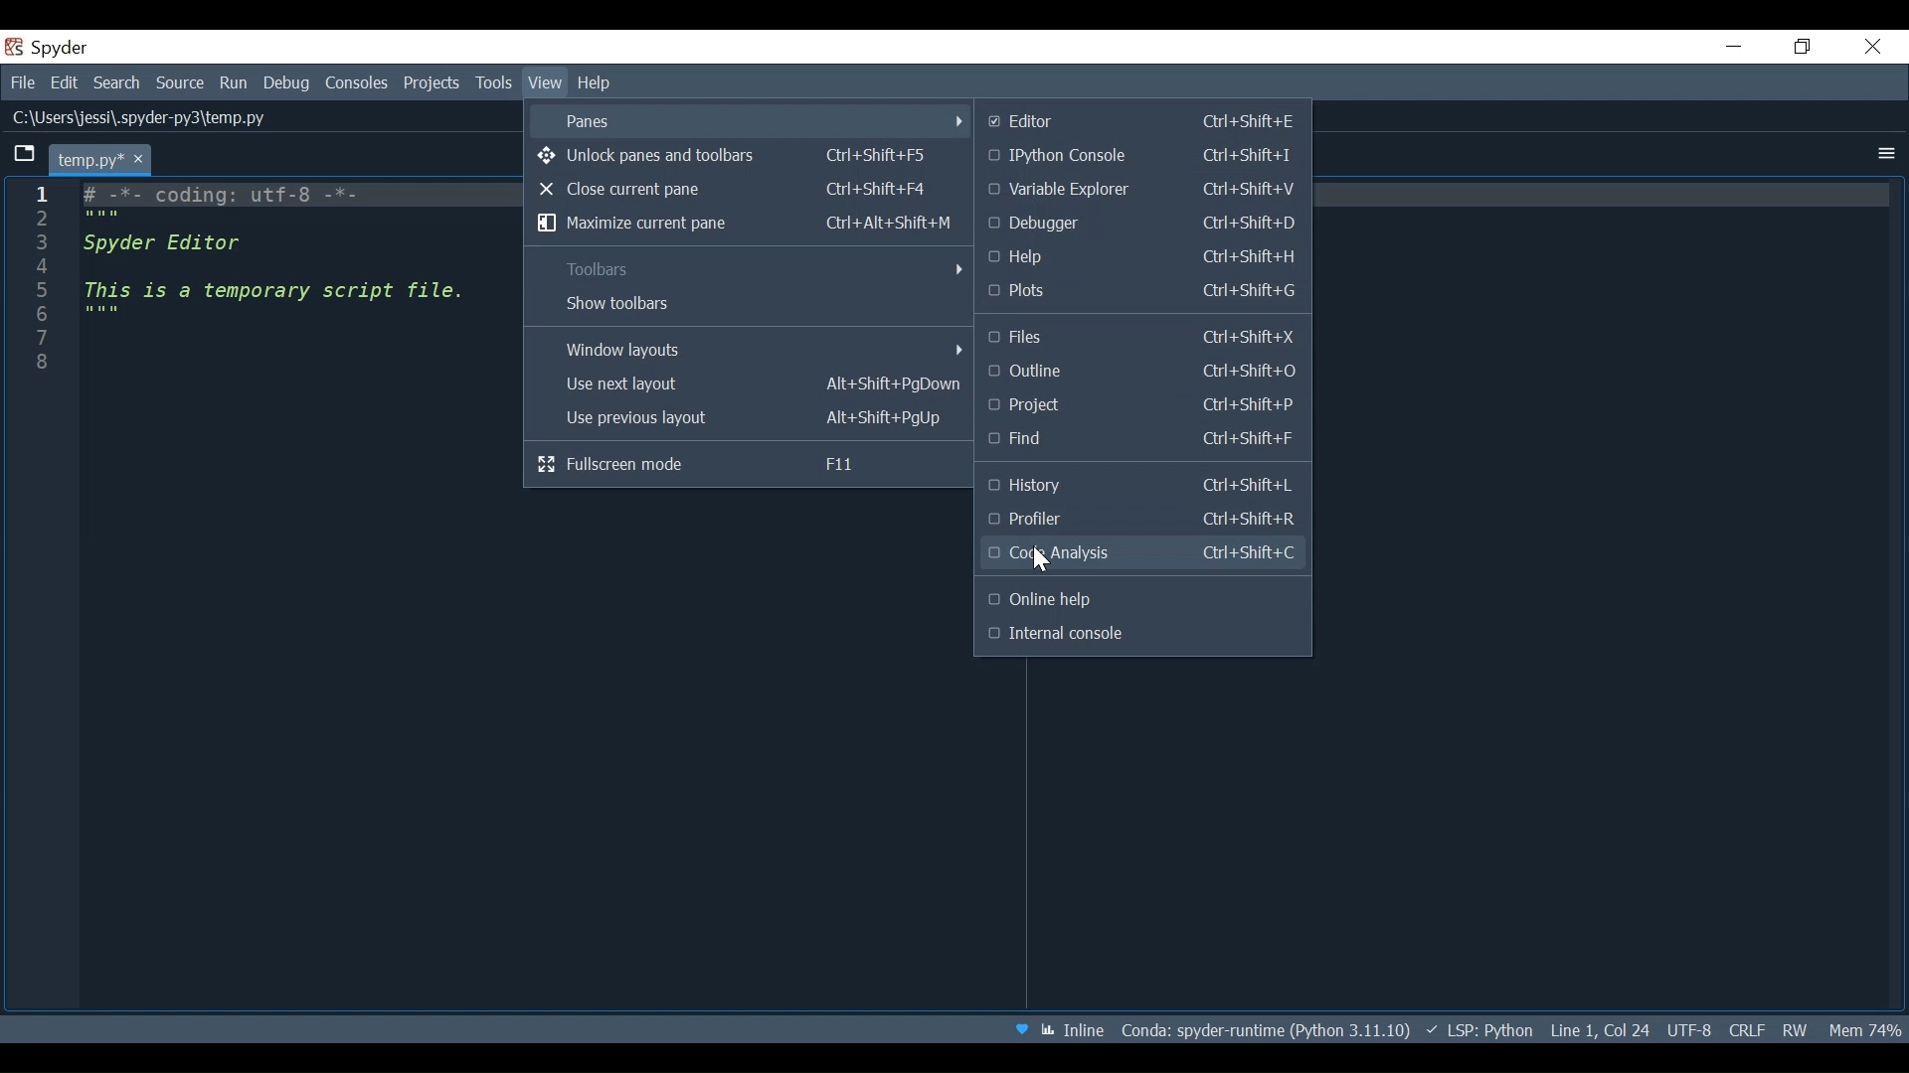  I want to click on Outline Help, so click(1141, 600).